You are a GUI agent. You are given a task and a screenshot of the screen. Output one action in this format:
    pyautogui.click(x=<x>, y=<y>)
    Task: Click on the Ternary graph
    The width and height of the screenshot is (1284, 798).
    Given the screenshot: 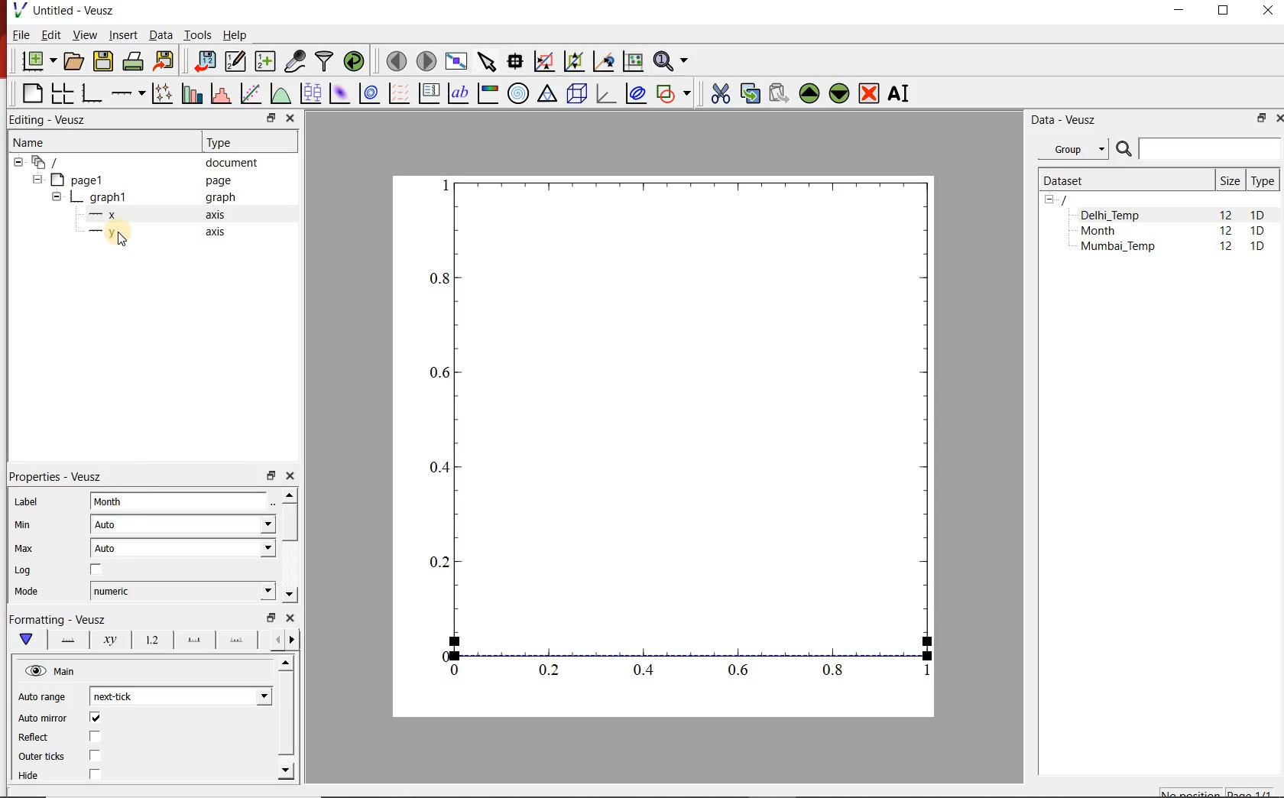 What is the action you would take?
    pyautogui.click(x=547, y=95)
    